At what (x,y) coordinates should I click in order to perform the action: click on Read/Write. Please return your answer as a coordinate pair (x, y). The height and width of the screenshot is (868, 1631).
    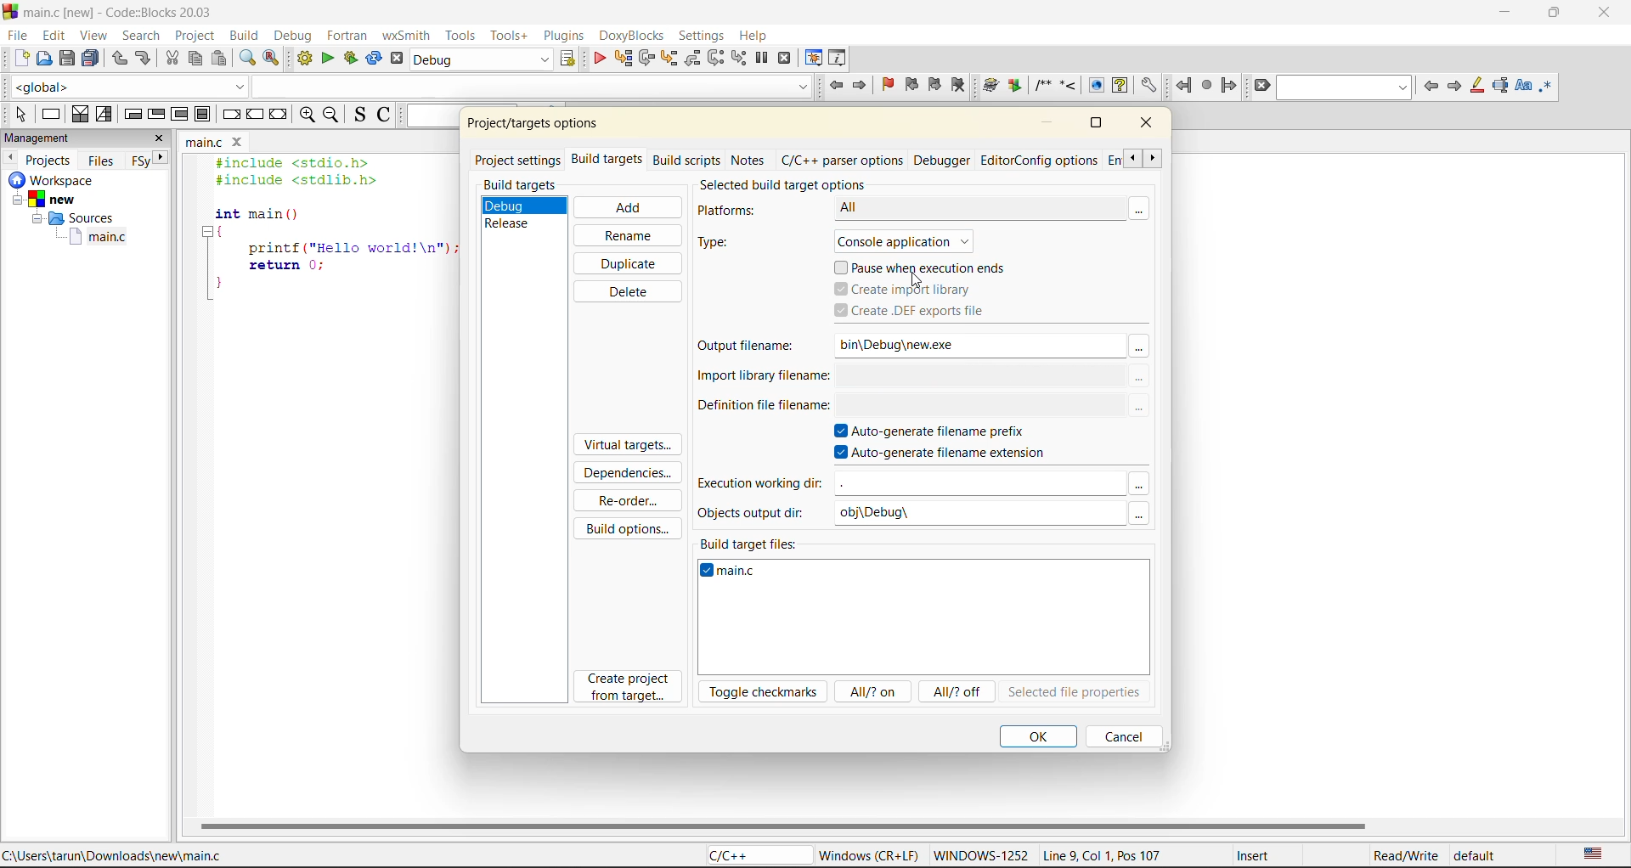
    Looking at the image, I should click on (1404, 856).